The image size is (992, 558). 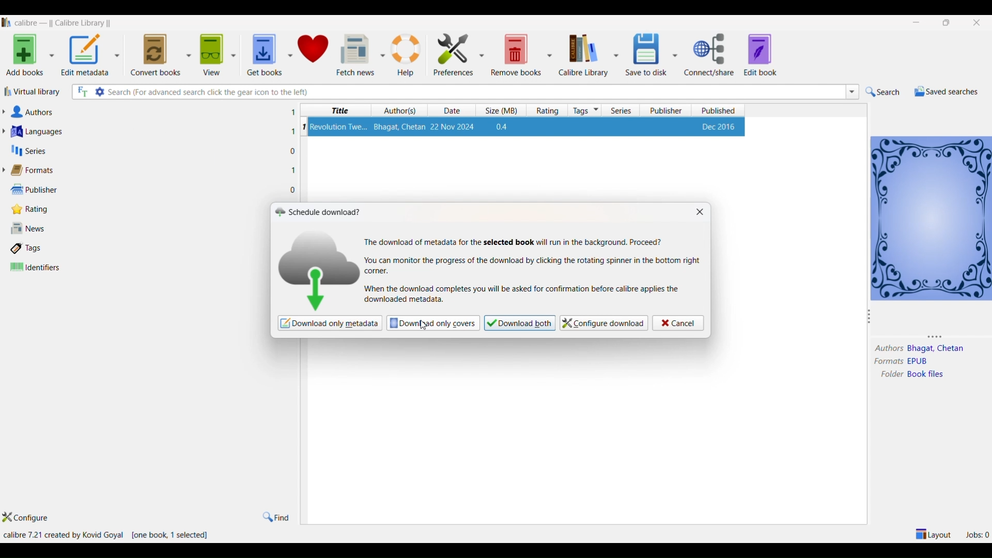 What do you see at coordinates (50, 131) in the screenshot?
I see `languages and number of languages` at bounding box center [50, 131].